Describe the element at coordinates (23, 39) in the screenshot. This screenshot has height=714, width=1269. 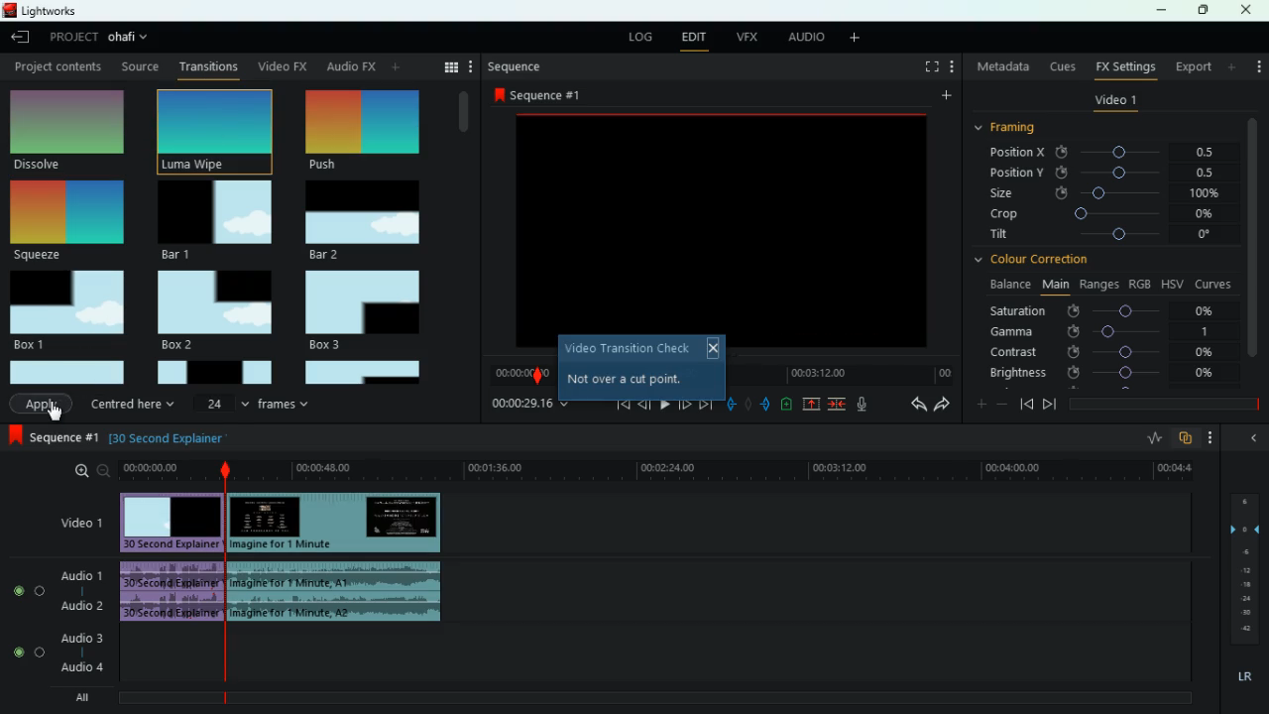
I see `back` at that location.